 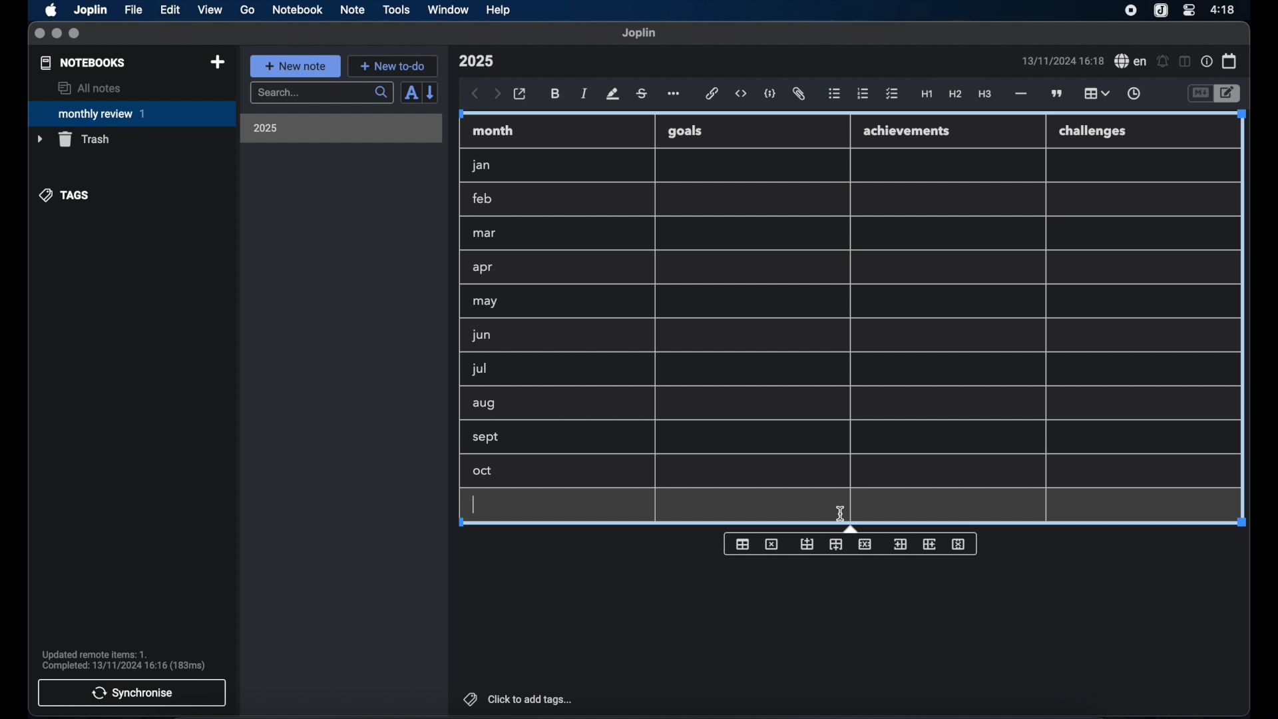 What do you see at coordinates (483, 198) in the screenshot?
I see `feb` at bounding box center [483, 198].